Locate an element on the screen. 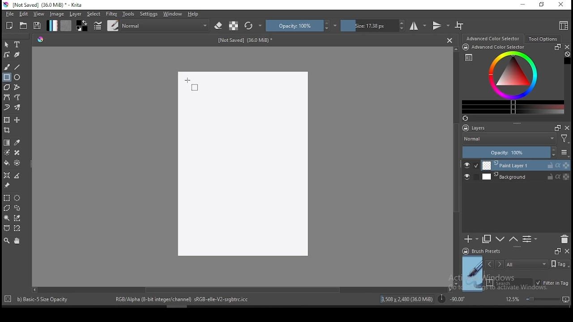 This screenshot has width=573, height=322. contiguous selection tool is located at coordinates (7, 219).